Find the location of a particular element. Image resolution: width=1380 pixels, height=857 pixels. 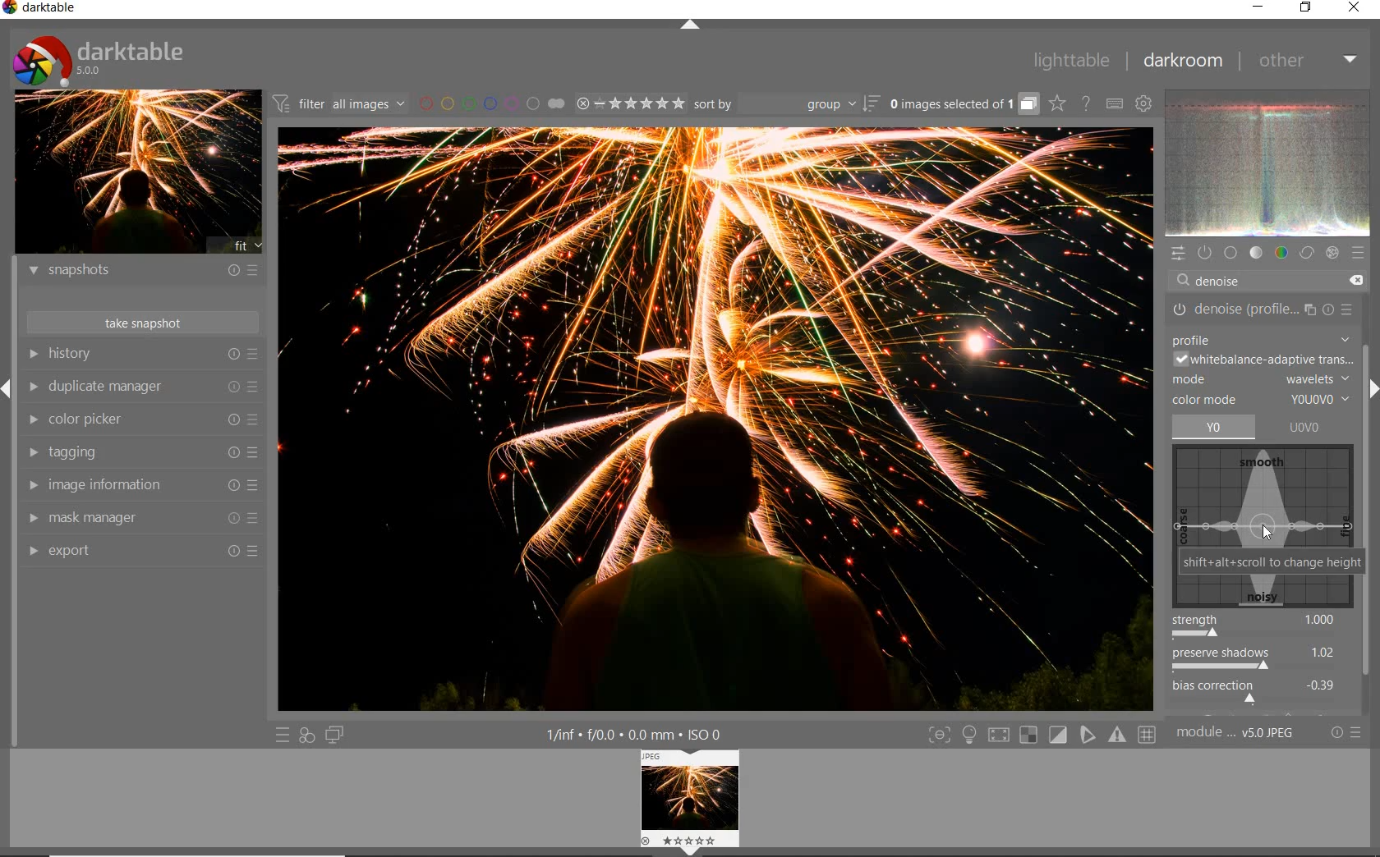

quick access to presets is located at coordinates (284, 736).